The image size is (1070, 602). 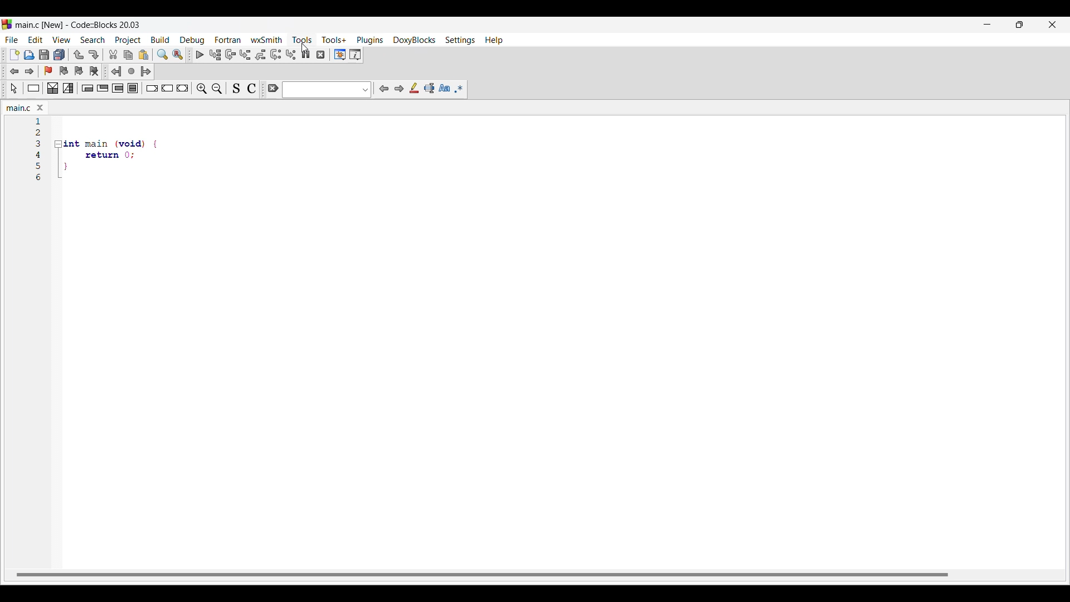 I want to click on Decision, so click(x=52, y=88).